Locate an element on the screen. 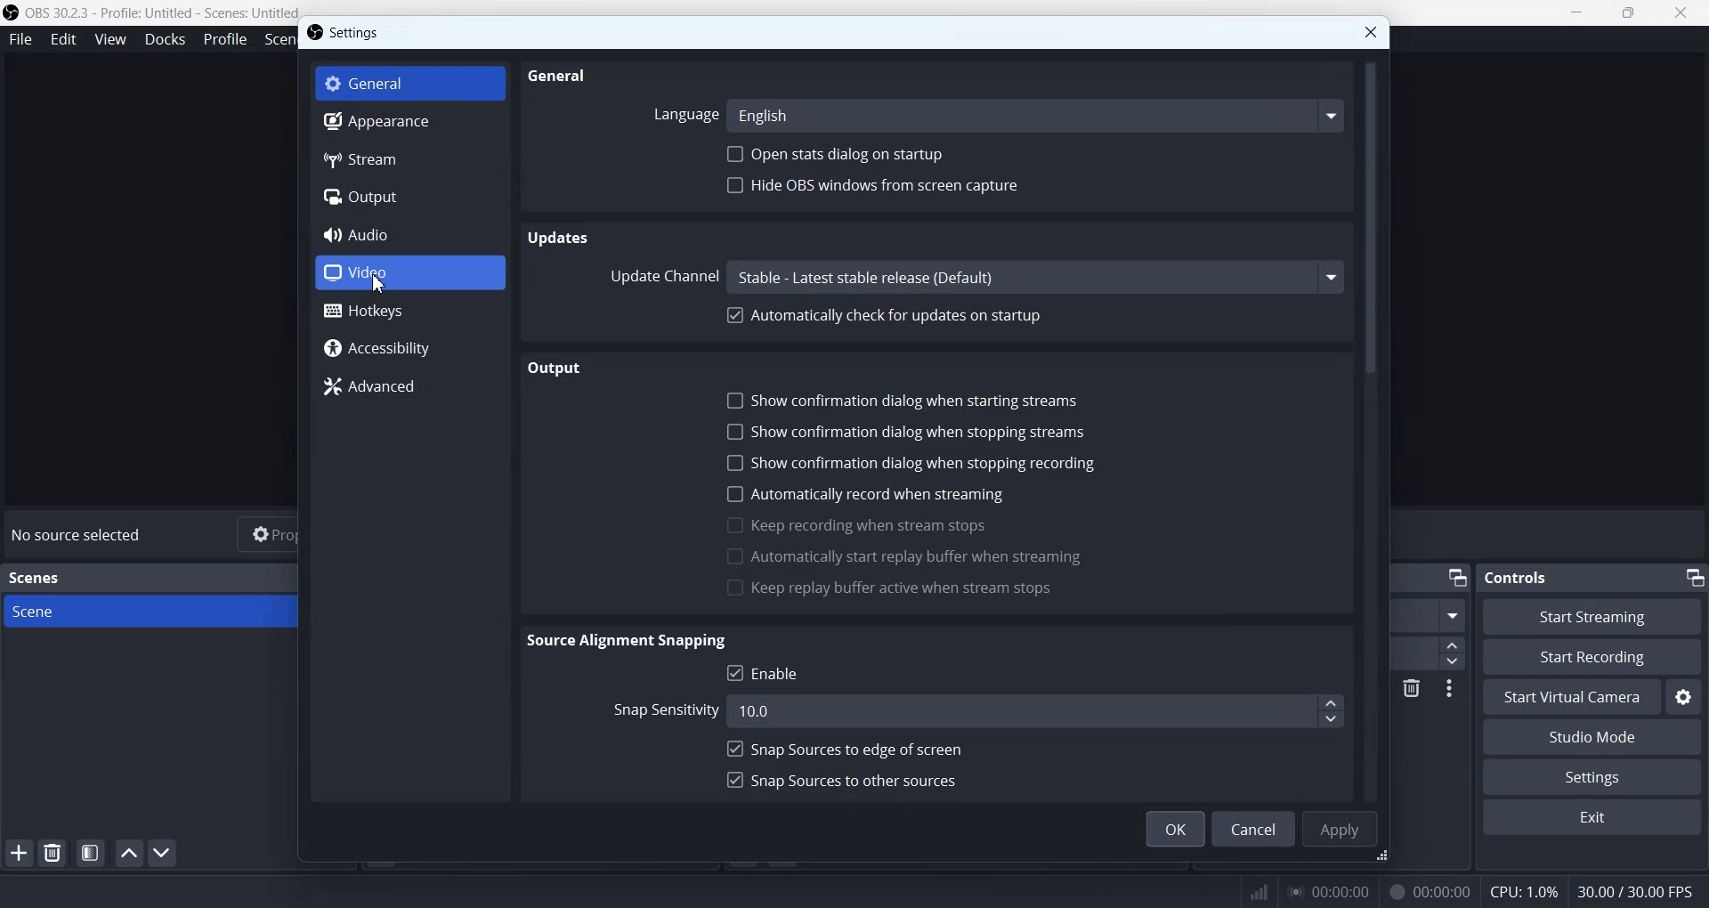  Start Recording is located at coordinates (1594, 657).